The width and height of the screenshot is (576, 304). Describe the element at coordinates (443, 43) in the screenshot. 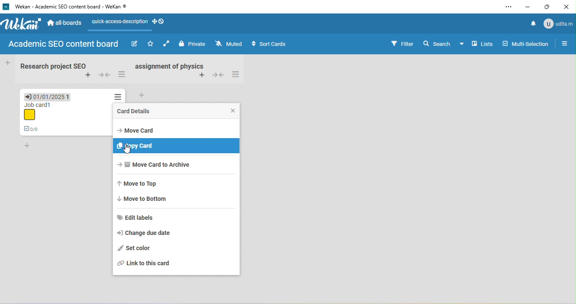

I see `search` at that location.